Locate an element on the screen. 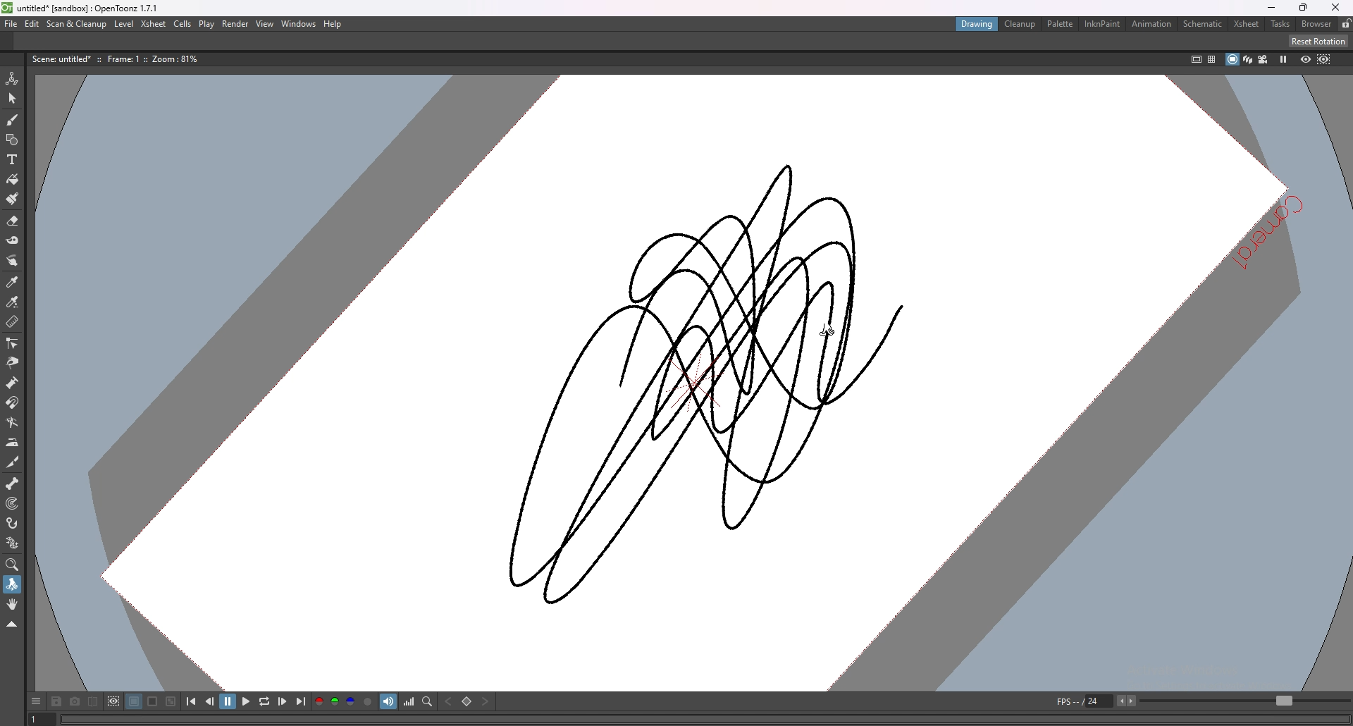  browser is located at coordinates (1317, 23).